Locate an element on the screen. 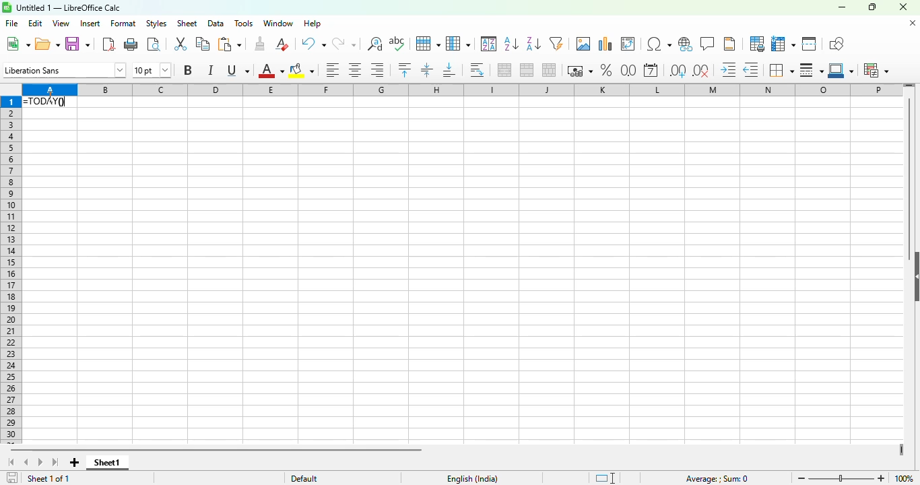 The width and height of the screenshot is (920, 485). font size is located at coordinates (151, 69).